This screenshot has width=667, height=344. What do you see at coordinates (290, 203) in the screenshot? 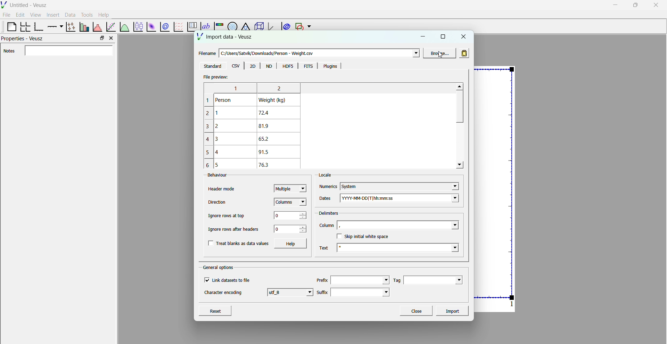
I see `Columns - dropdown` at bounding box center [290, 203].